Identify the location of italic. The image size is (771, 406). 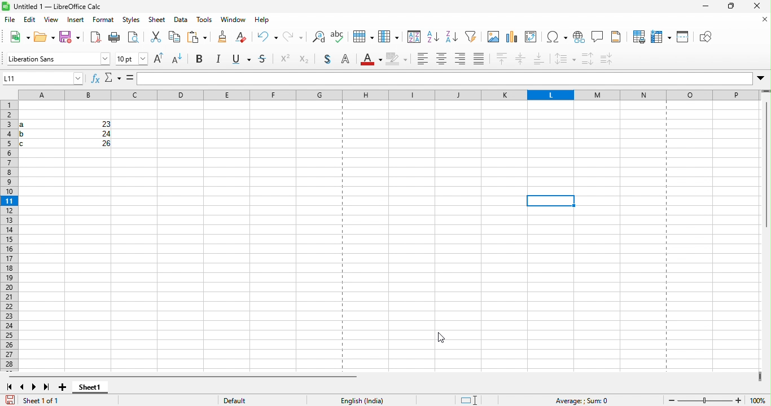
(221, 60).